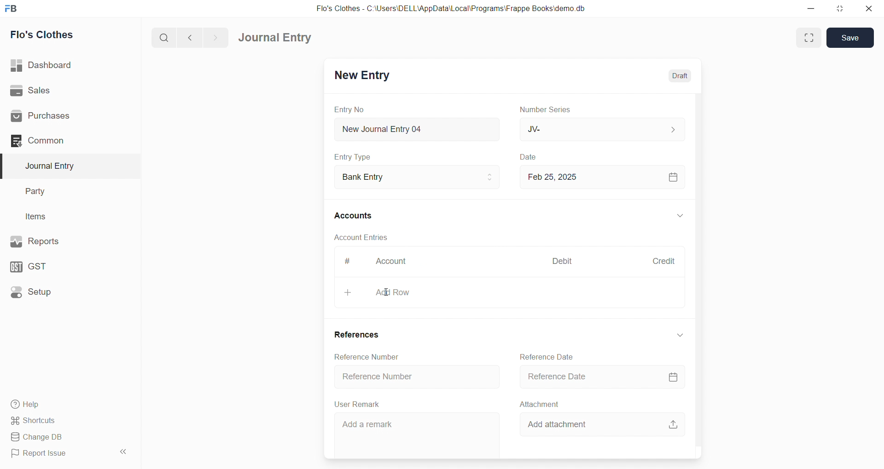 The image size is (884, 469). What do you see at coordinates (66, 116) in the screenshot?
I see `Purchases` at bounding box center [66, 116].